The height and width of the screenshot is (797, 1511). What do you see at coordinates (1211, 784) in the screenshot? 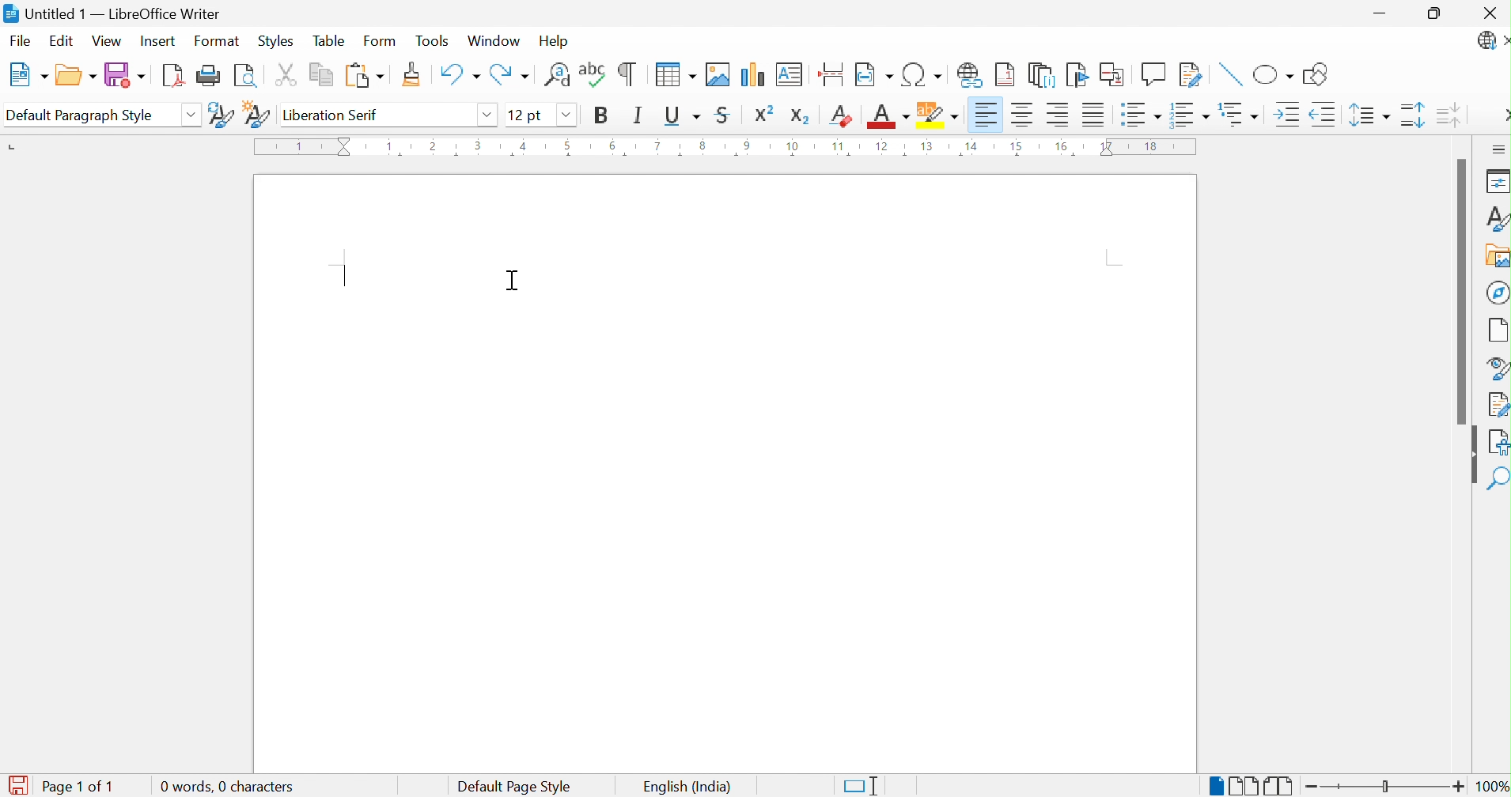
I see `Single-page View` at bounding box center [1211, 784].